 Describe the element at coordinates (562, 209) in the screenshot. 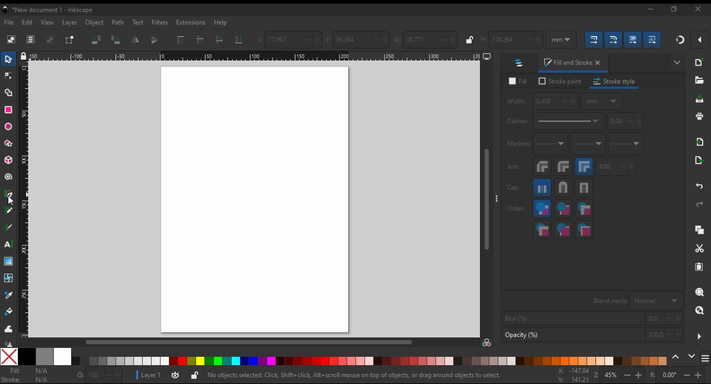

I see `stroke, fill, markers` at that location.